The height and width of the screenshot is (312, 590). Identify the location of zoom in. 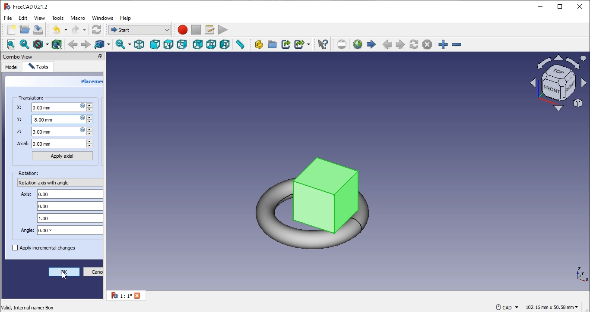
(457, 44).